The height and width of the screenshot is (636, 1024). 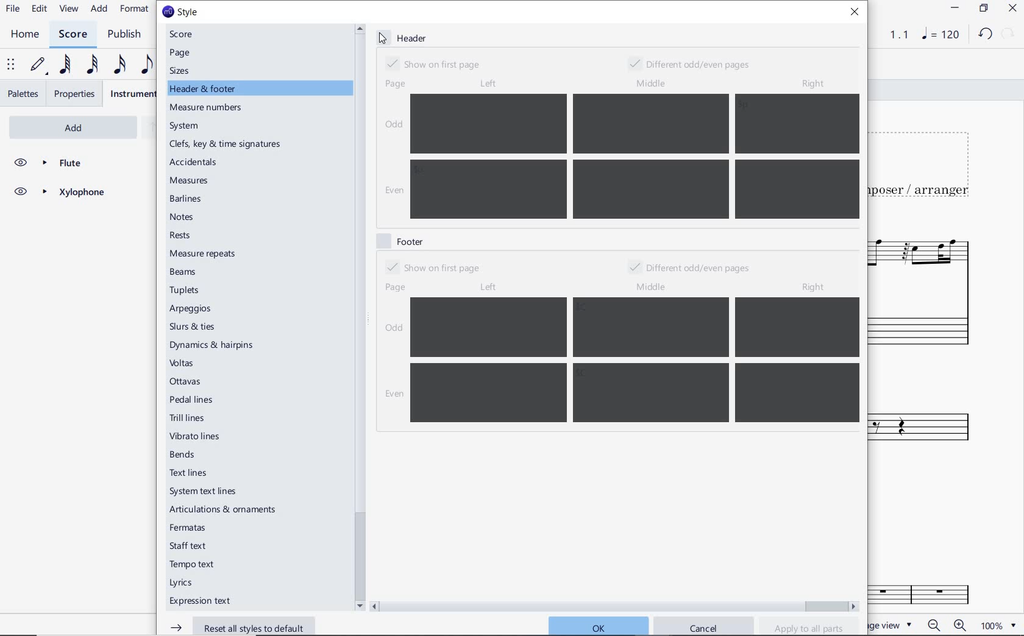 What do you see at coordinates (1000, 625) in the screenshot?
I see `ZOOM FACTOR` at bounding box center [1000, 625].